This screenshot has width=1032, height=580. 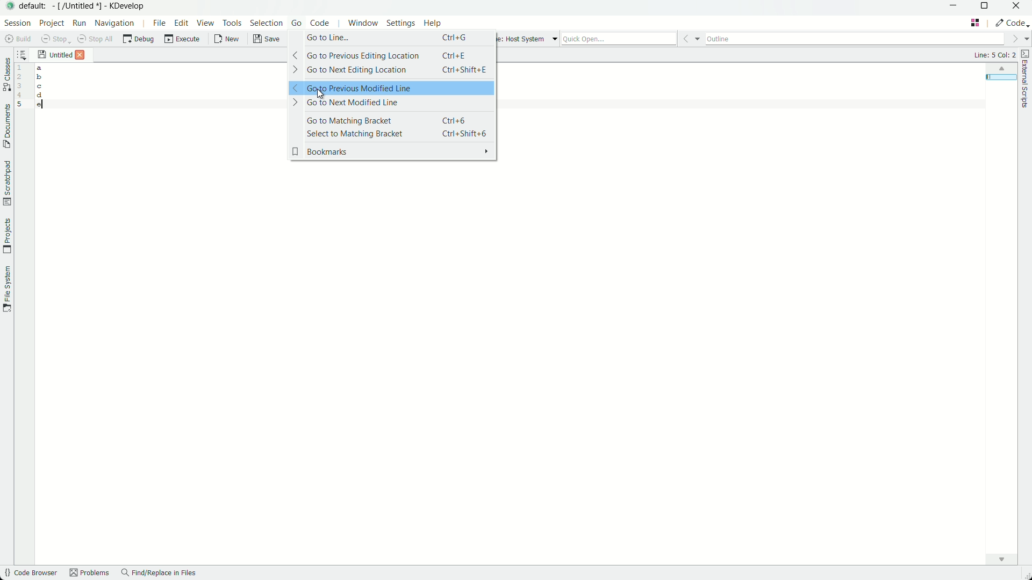 I want to click on selection, so click(x=266, y=25).